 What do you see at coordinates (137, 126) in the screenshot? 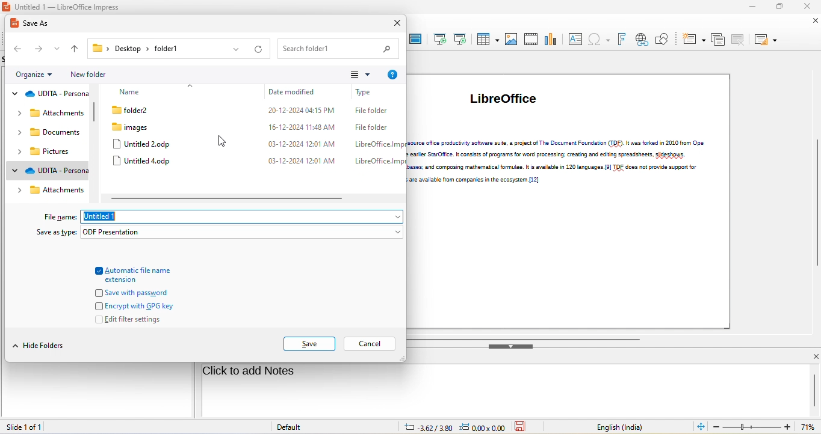
I see `images` at bounding box center [137, 126].